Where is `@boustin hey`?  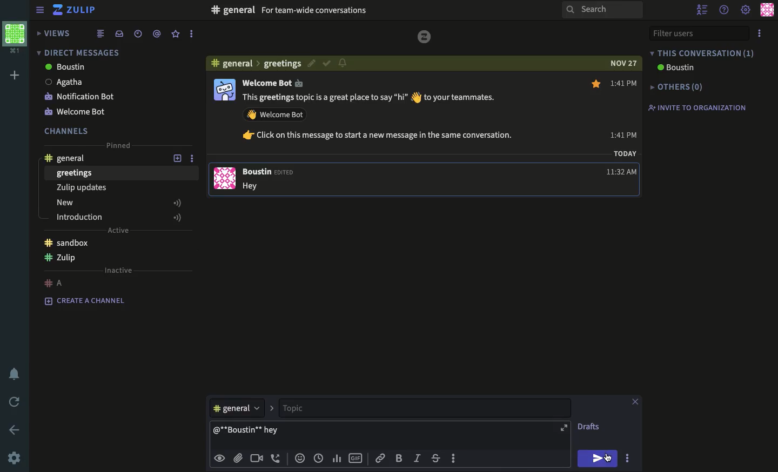 @boustin hey is located at coordinates (249, 429).